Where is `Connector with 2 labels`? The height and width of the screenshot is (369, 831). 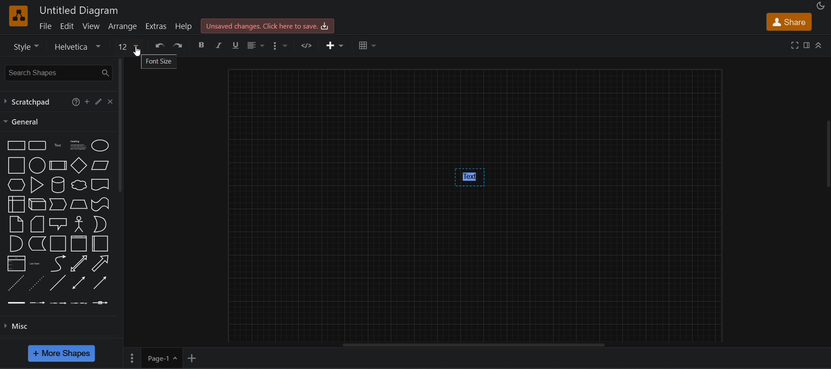
Connector with 2 labels is located at coordinates (58, 303).